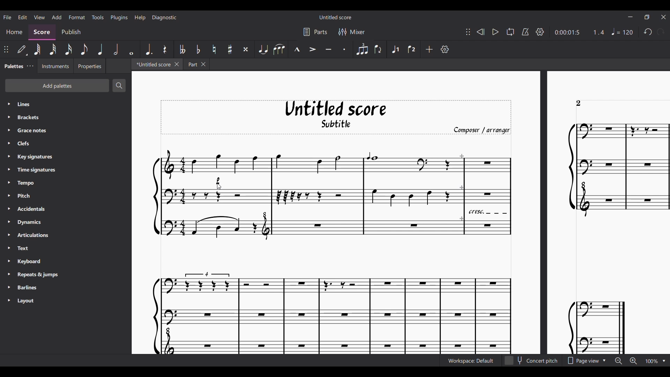 This screenshot has width=670, height=377. Describe the element at coordinates (152, 64) in the screenshot. I see `Current tab` at that location.